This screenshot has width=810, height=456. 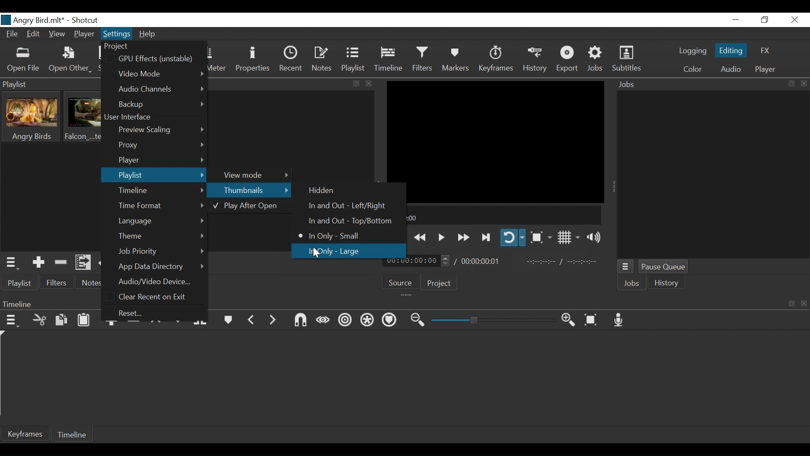 I want to click on Edit, so click(x=33, y=34).